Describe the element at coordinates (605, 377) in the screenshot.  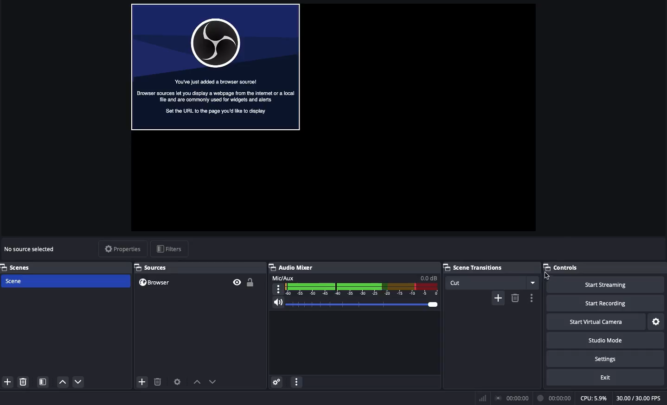
I see `Exit` at that location.